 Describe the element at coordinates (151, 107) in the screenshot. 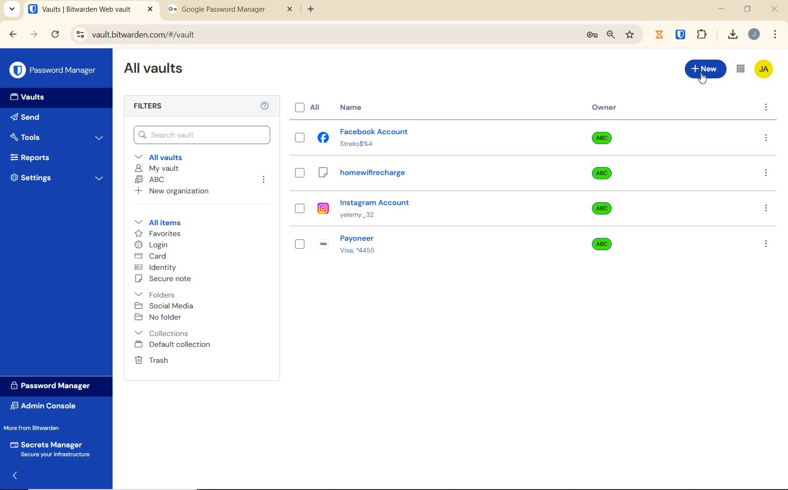

I see `Filters` at that location.